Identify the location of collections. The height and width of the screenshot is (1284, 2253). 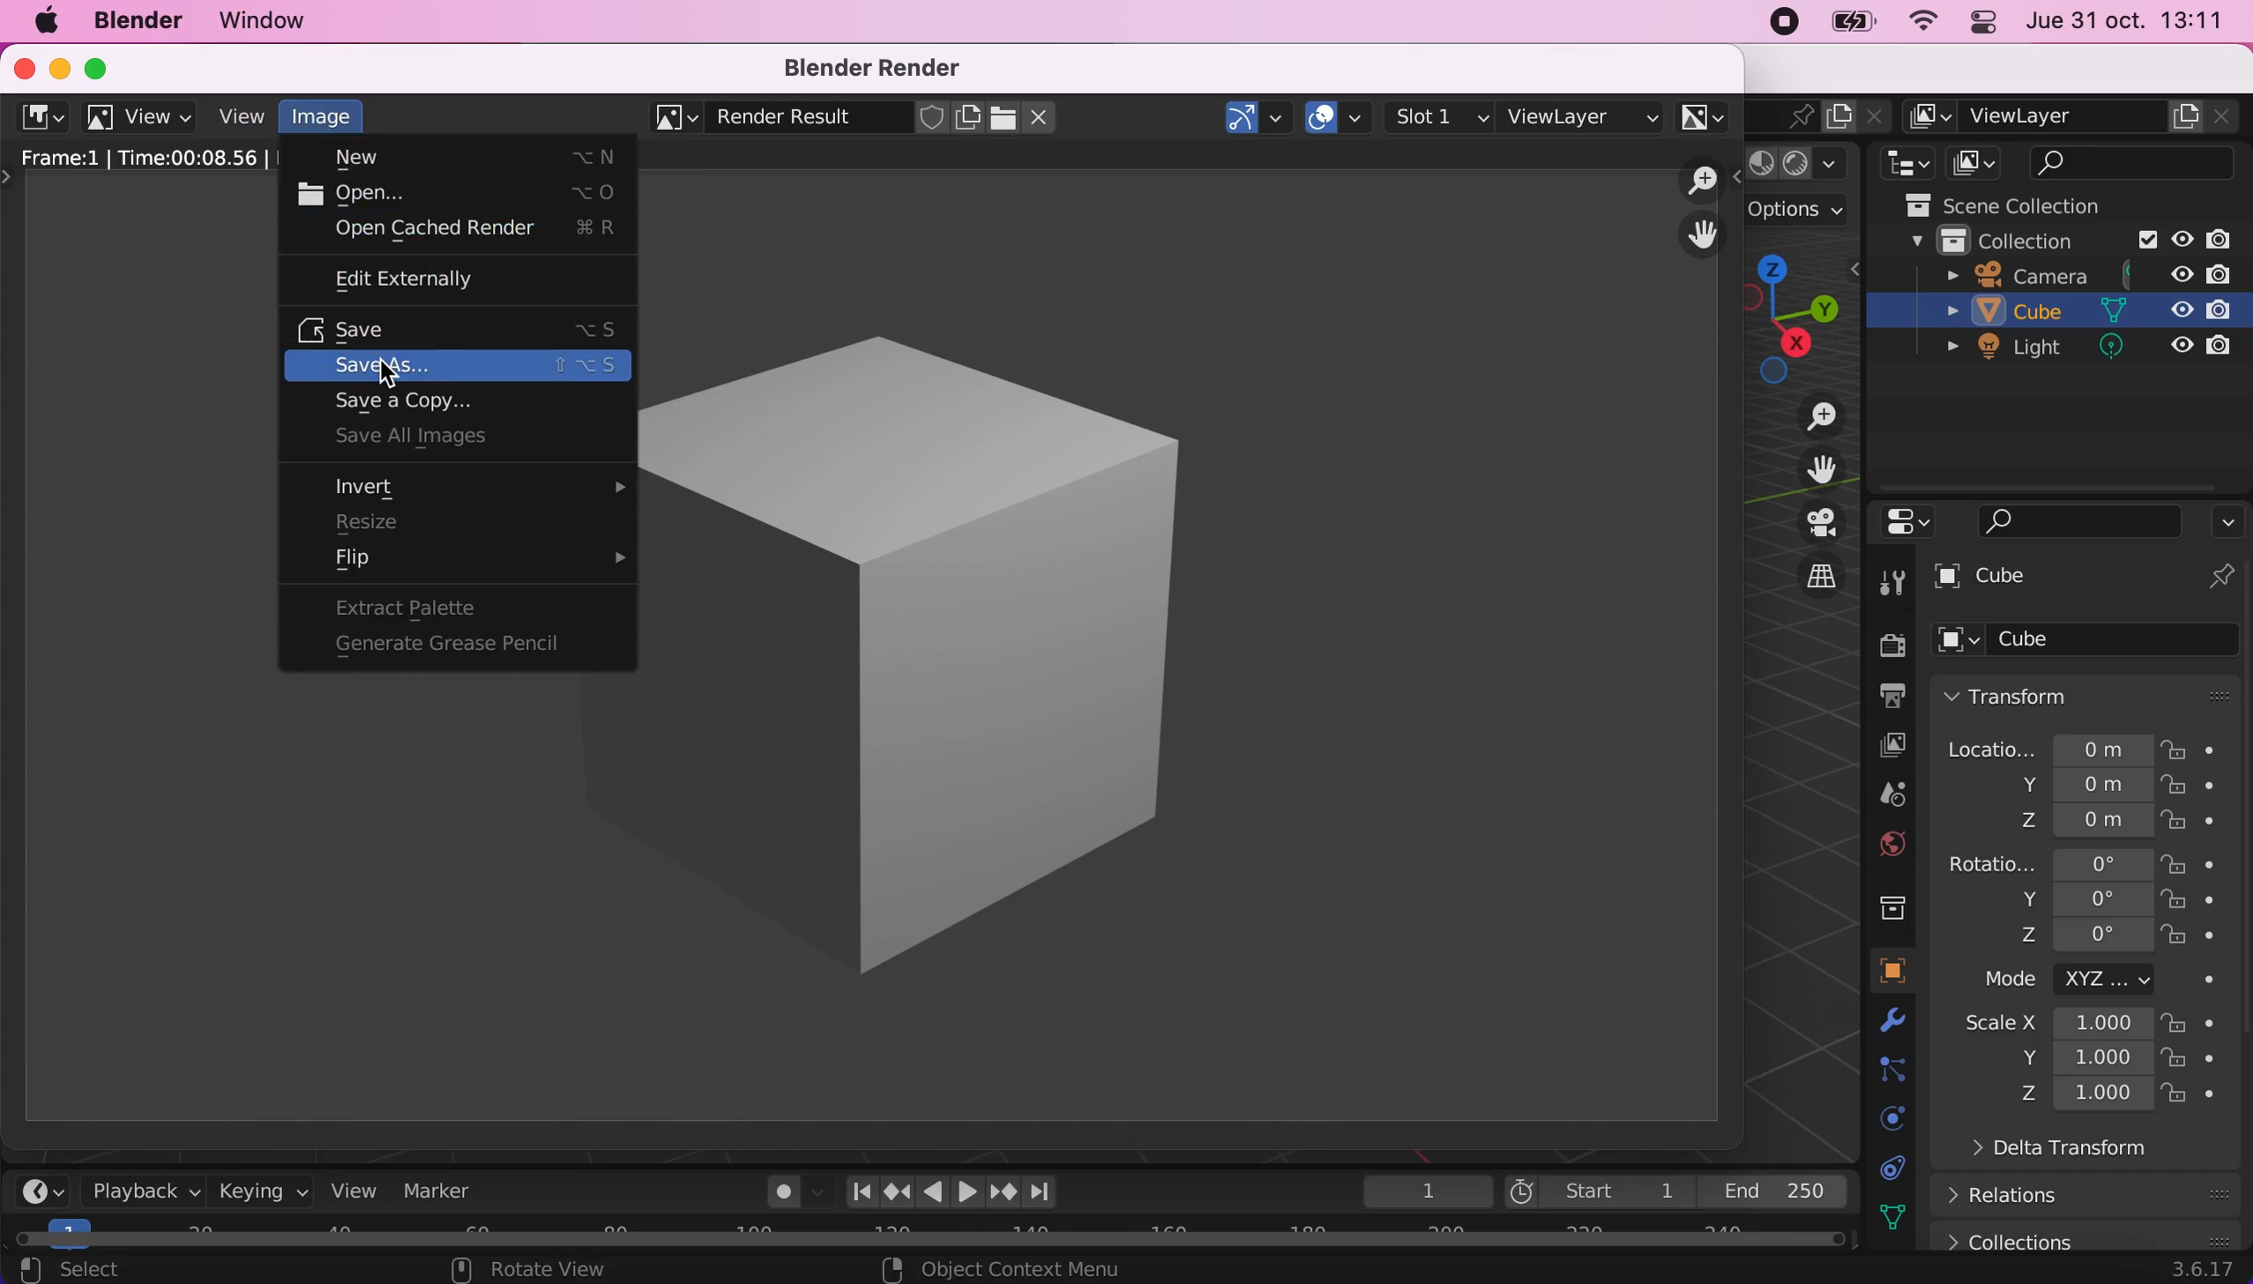
(2085, 1235).